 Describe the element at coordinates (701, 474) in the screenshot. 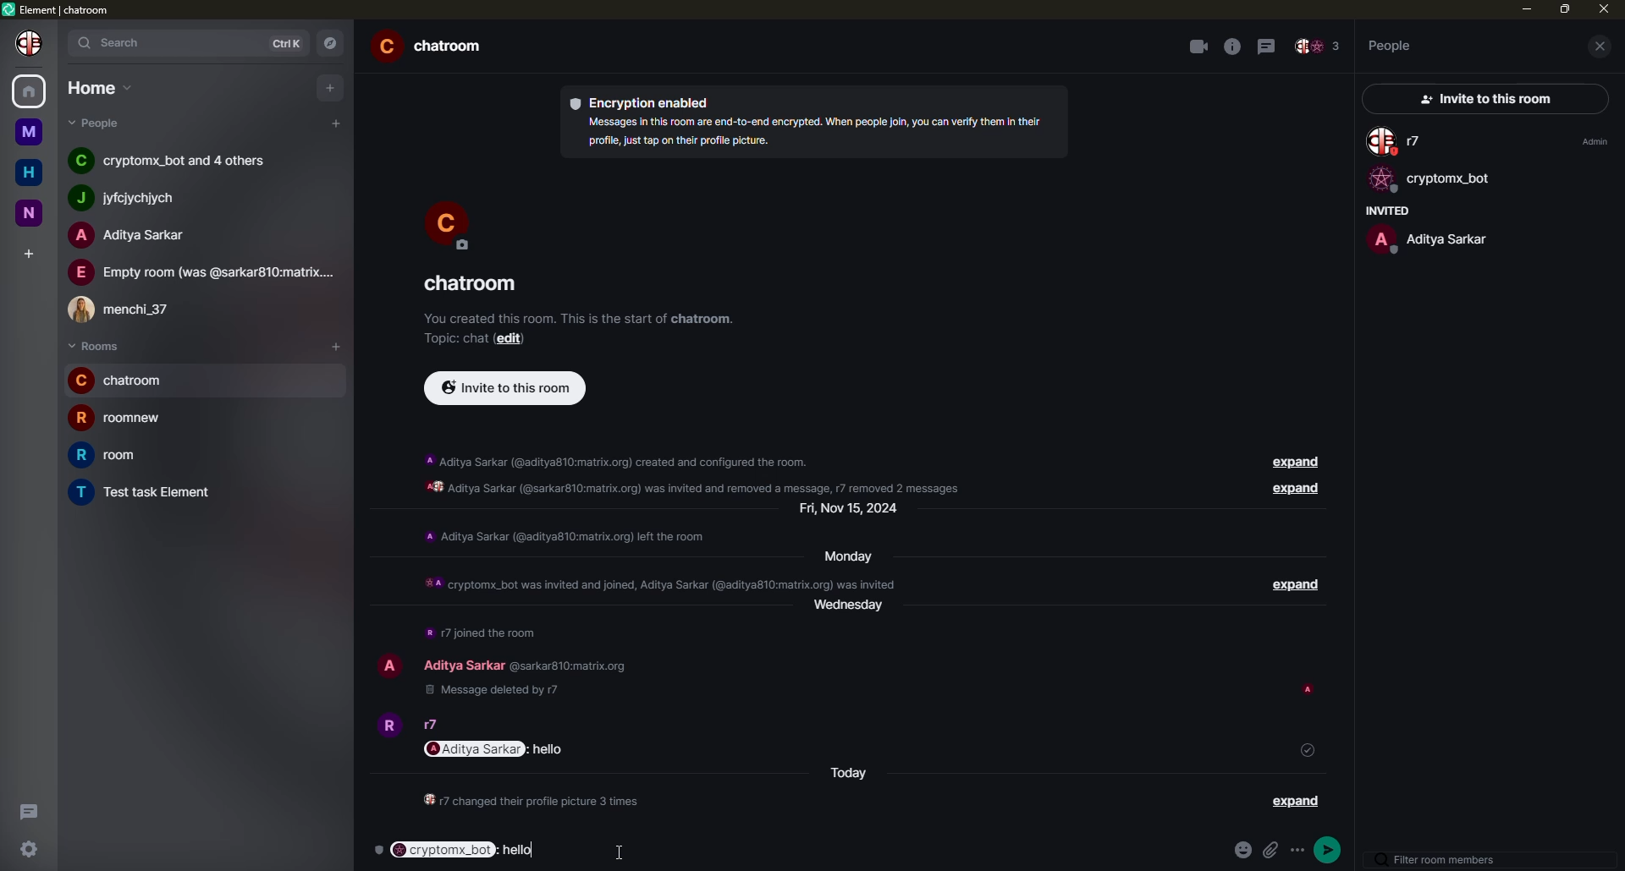

I see `info` at that location.